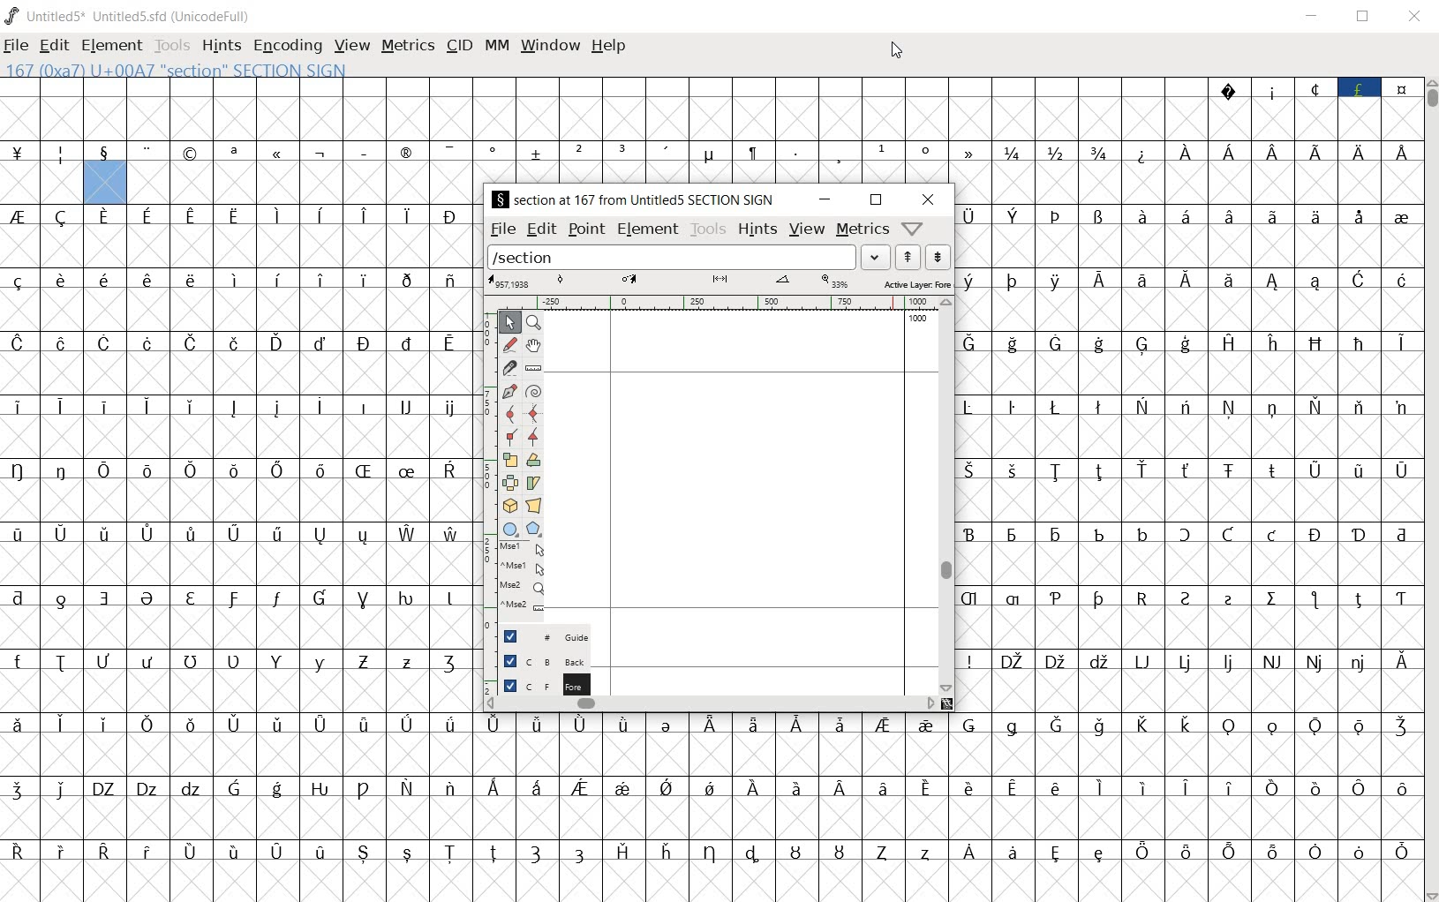  I want to click on empty cells, so click(710, 118).